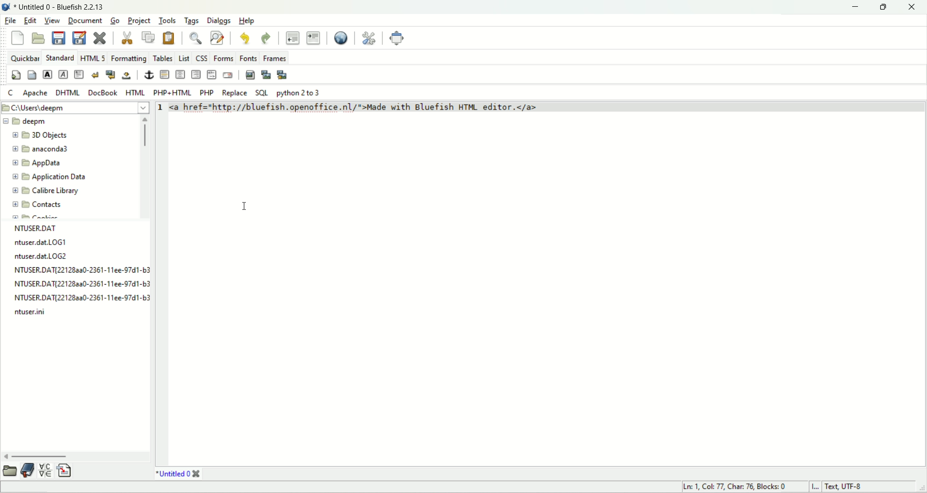  Describe the element at coordinates (43, 205) in the screenshot. I see `contacts` at that location.